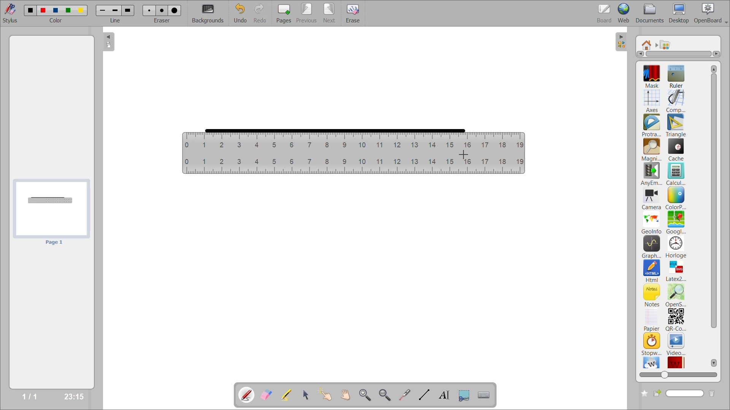  What do you see at coordinates (162, 10) in the screenshot?
I see `eraser 2` at bounding box center [162, 10].